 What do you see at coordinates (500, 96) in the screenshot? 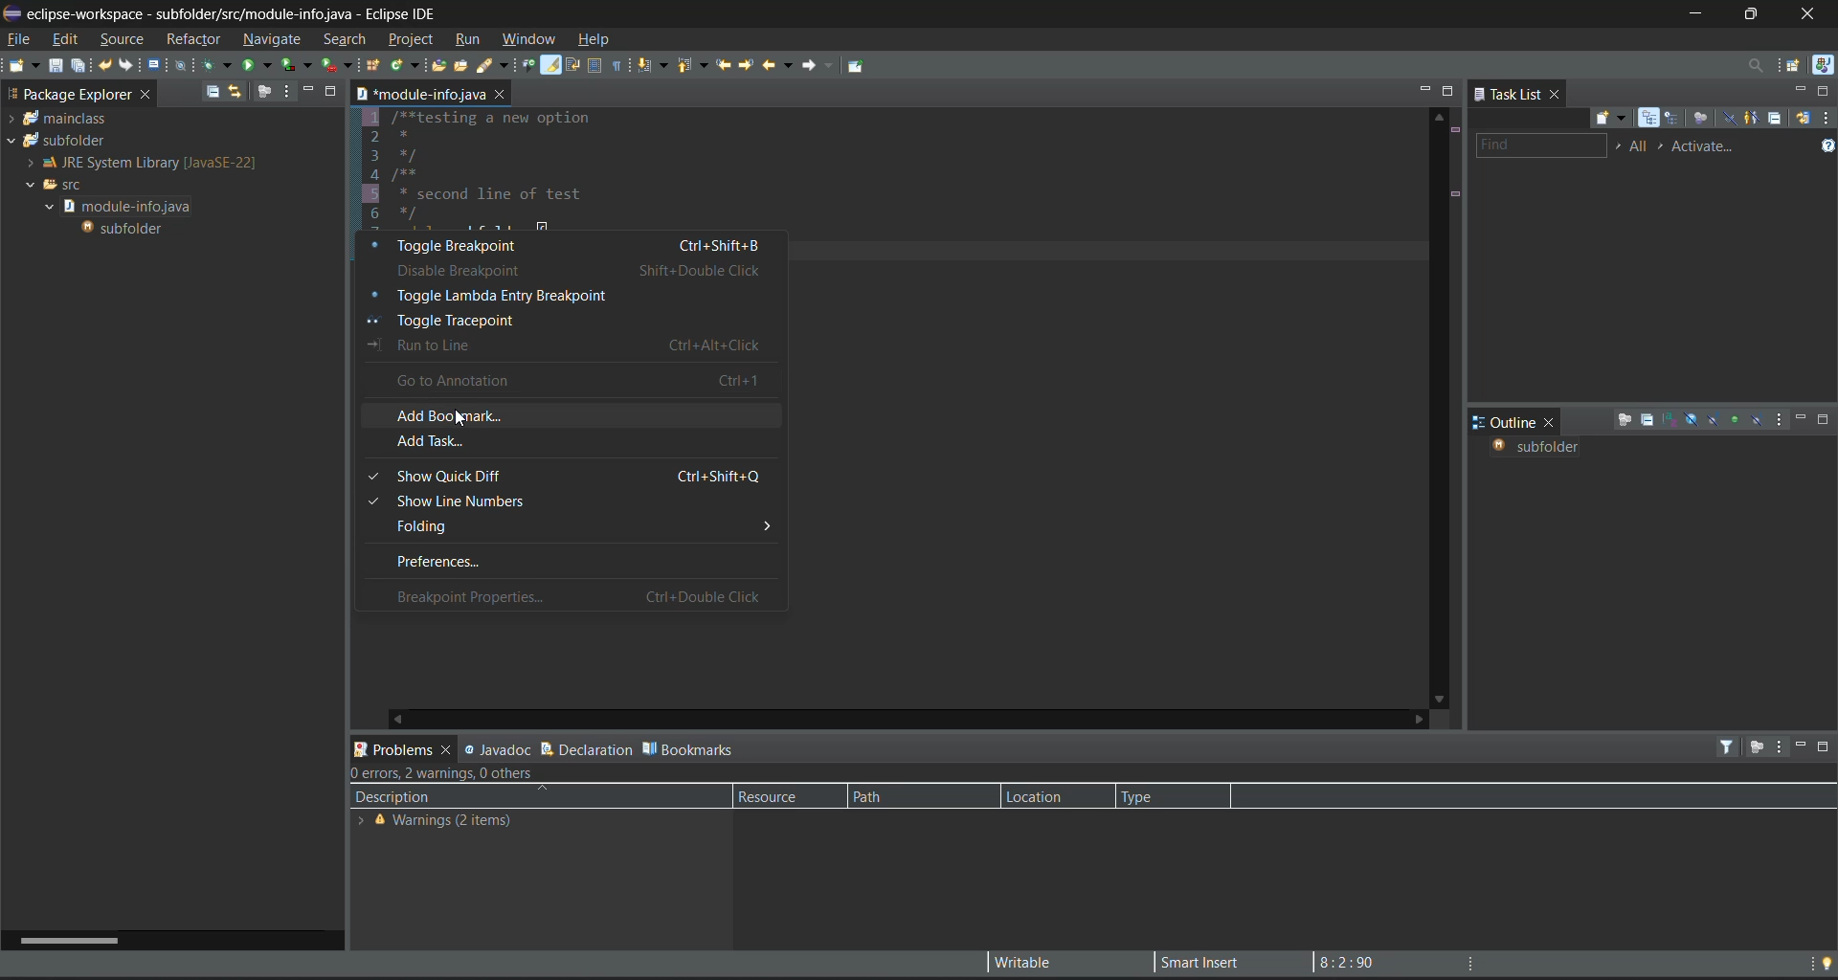
I see `close` at bounding box center [500, 96].